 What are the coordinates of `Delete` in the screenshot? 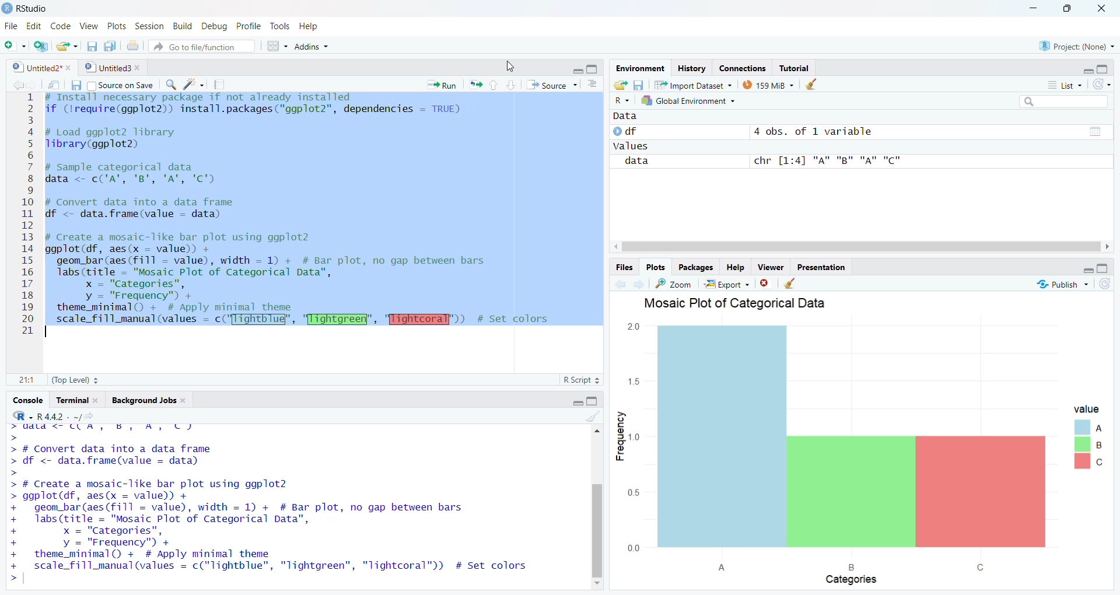 It's located at (765, 283).